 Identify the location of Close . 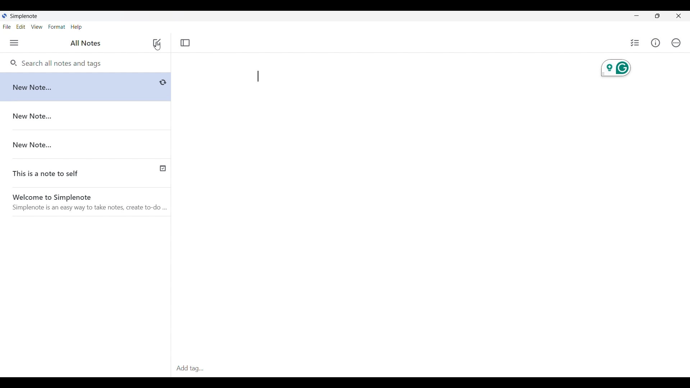
(678, 16).